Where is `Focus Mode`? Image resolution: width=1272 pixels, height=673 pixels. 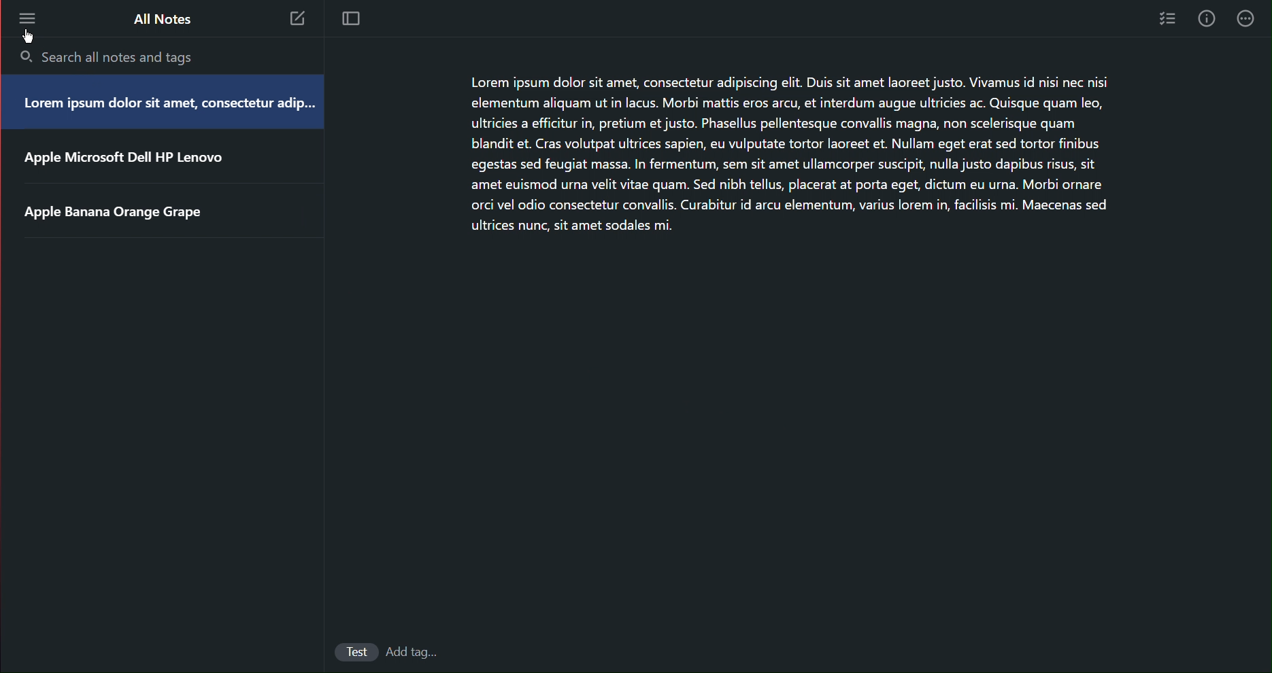
Focus Mode is located at coordinates (353, 20).